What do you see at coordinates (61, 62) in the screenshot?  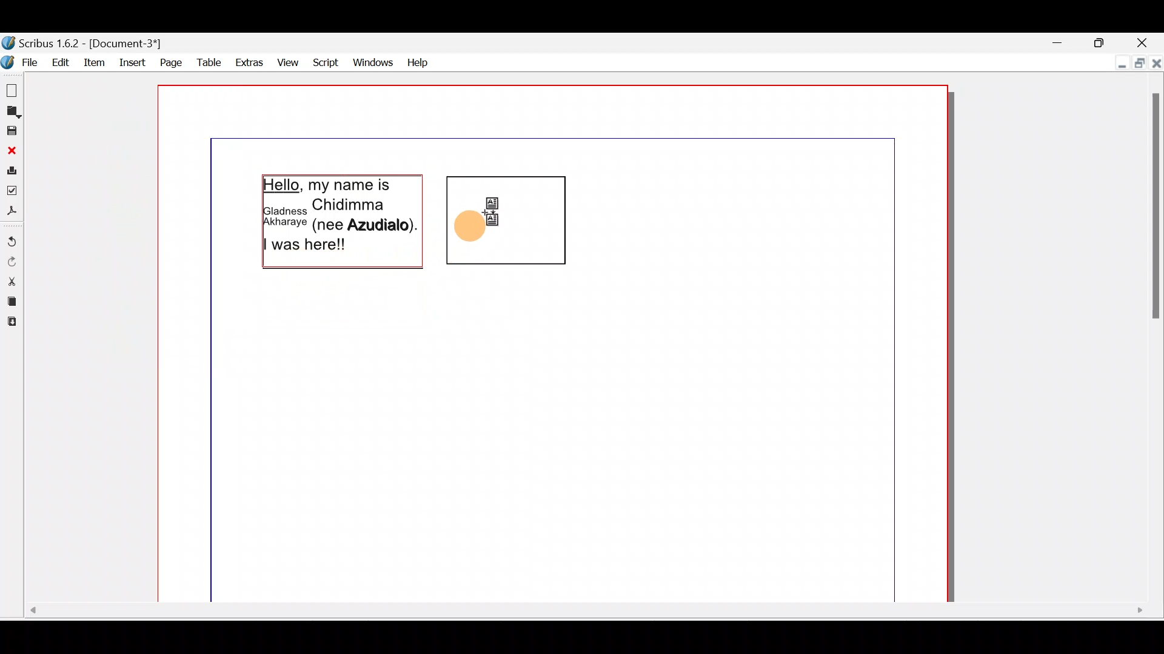 I see `Edit` at bounding box center [61, 62].